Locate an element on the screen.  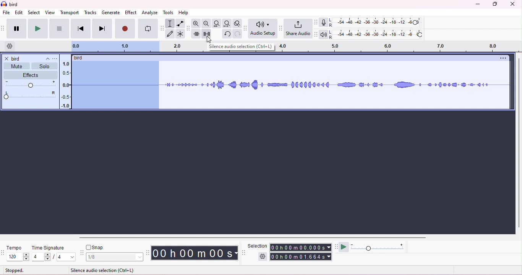
recording level is located at coordinates (381, 22).